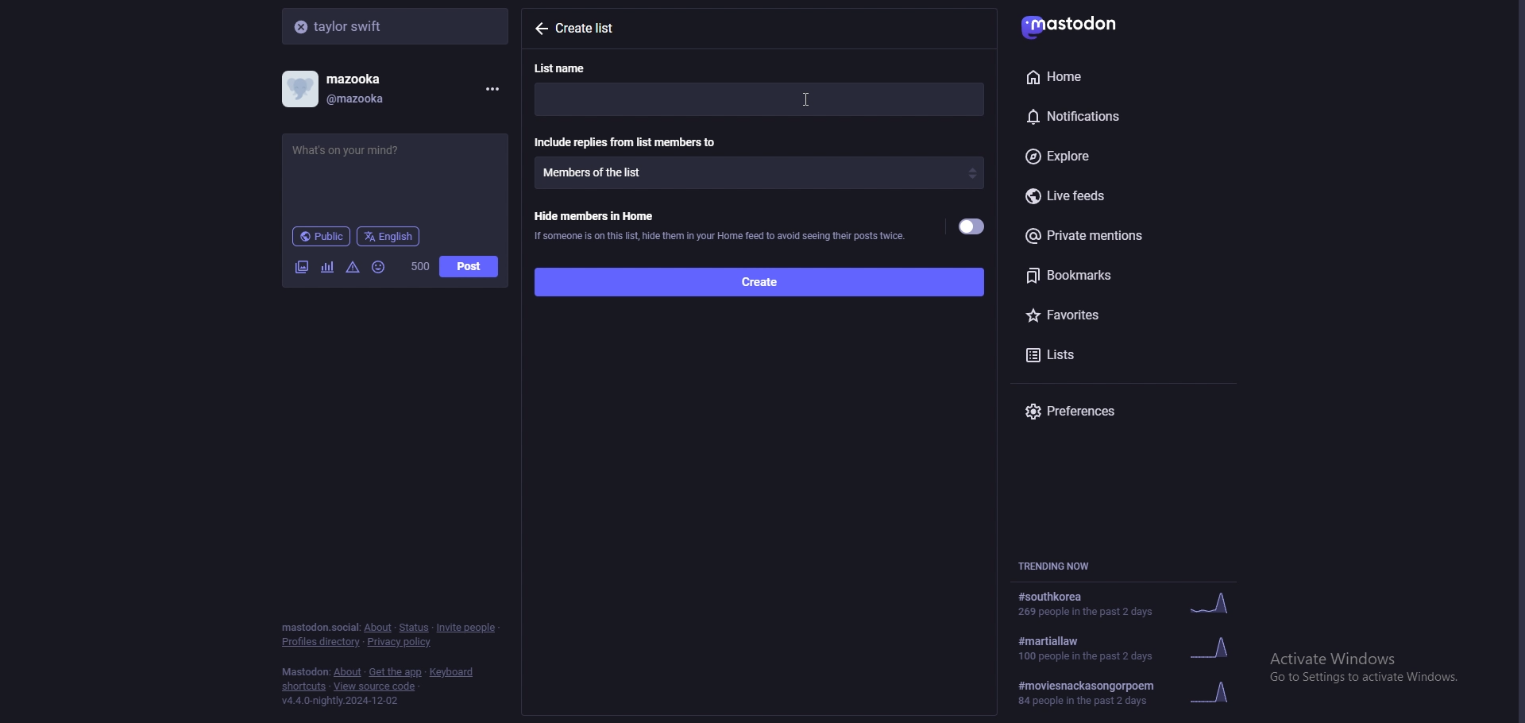  I want to click on live feeds, so click(1128, 197).